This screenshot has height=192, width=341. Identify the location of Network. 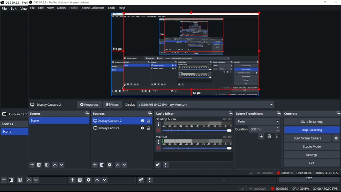
(251, 173).